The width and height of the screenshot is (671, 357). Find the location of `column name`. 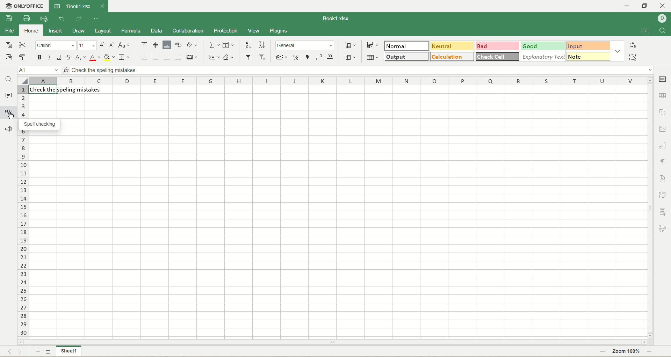

column name is located at coordinates (337, 81).